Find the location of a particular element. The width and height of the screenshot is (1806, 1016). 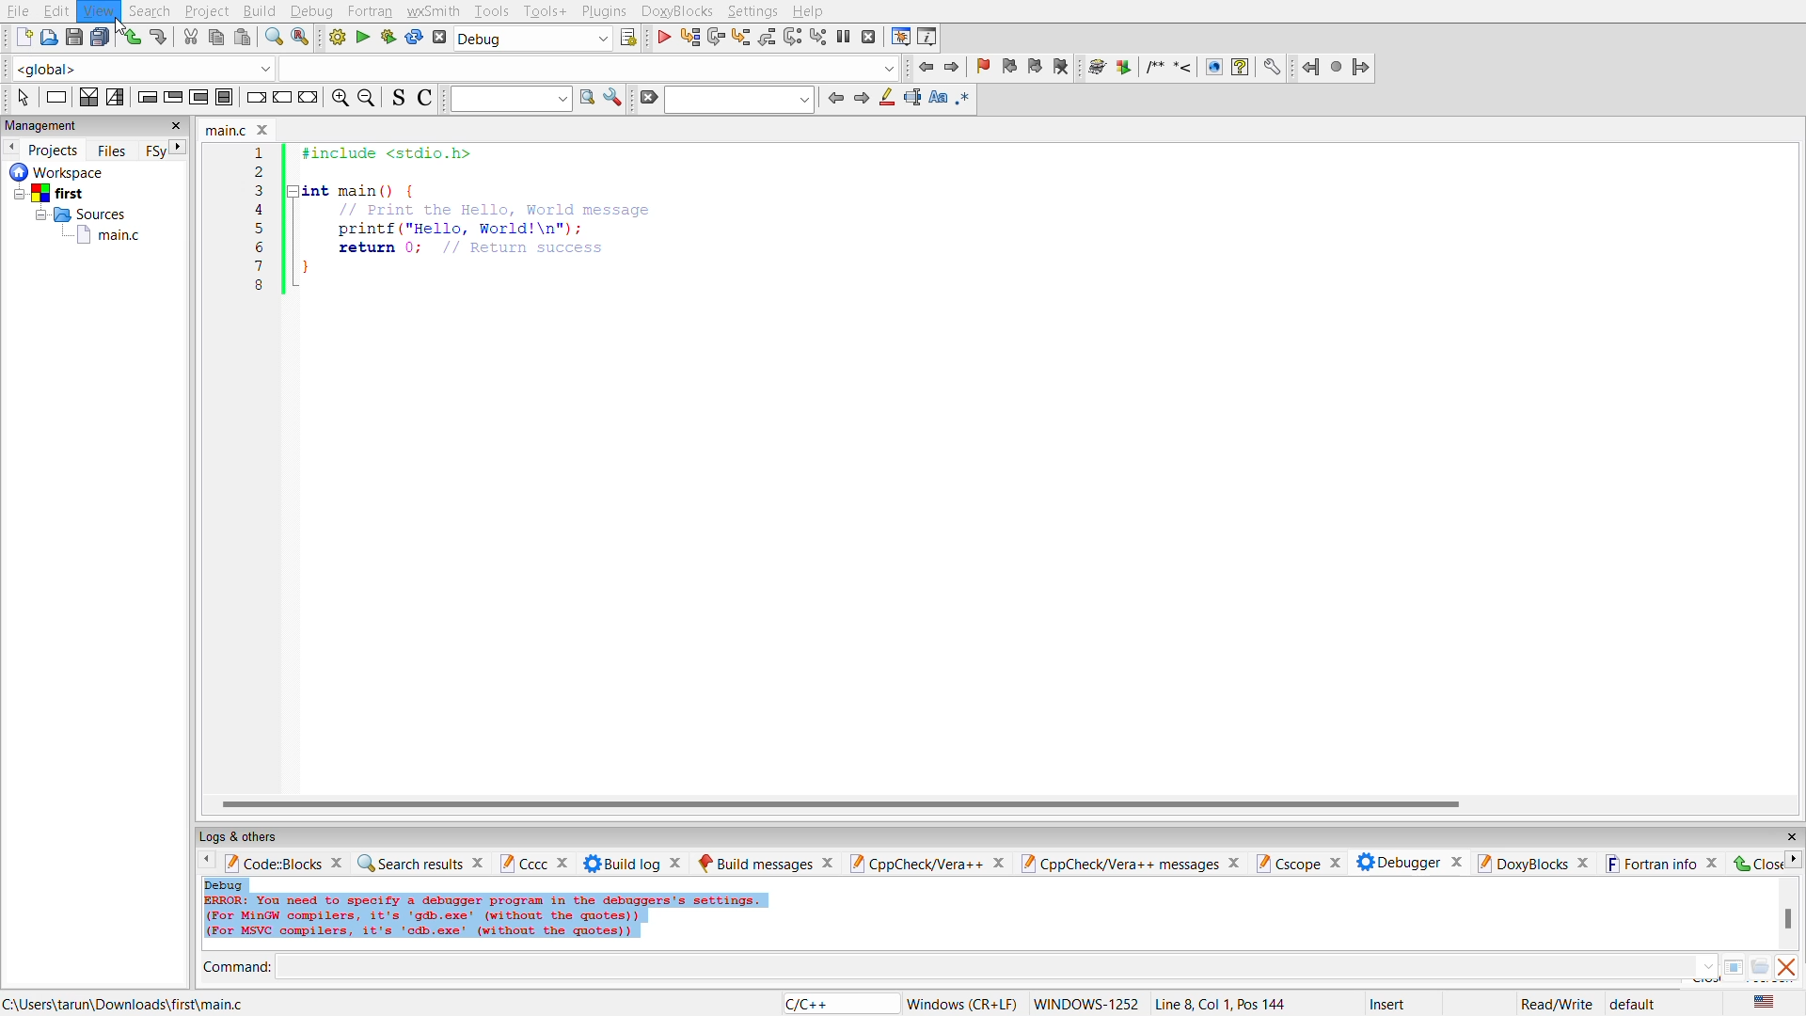

fortran info is located at coordinates (1662, 860).